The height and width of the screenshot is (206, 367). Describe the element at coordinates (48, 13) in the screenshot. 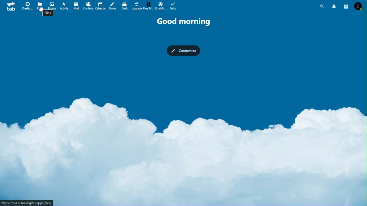

I see `Files` at that location.